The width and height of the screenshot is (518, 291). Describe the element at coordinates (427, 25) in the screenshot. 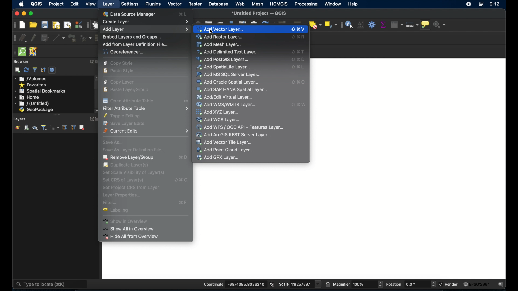

I see `show map tops` at that location.